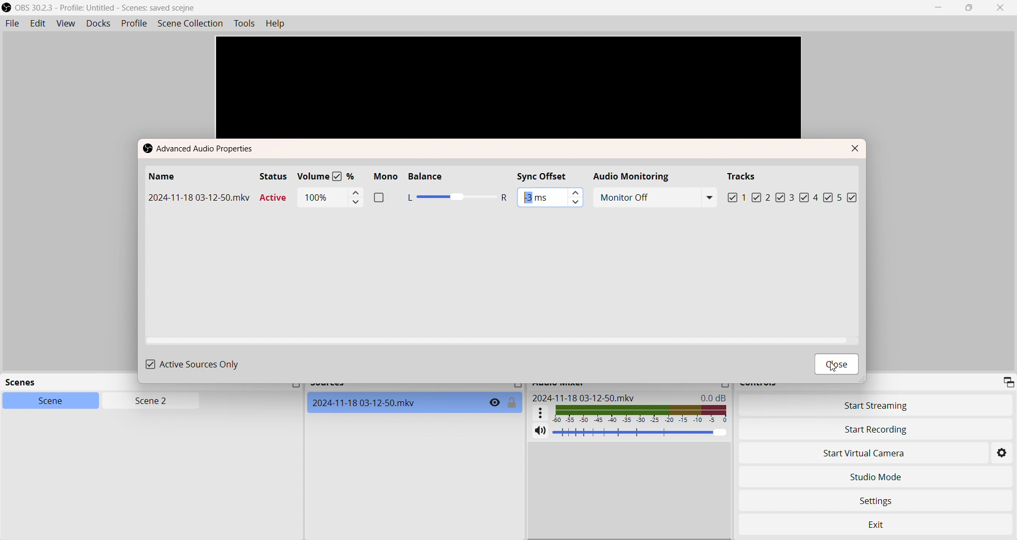  Describe the element at coordinates (97, 23) in the screenshot. I see `Docks` at that location.